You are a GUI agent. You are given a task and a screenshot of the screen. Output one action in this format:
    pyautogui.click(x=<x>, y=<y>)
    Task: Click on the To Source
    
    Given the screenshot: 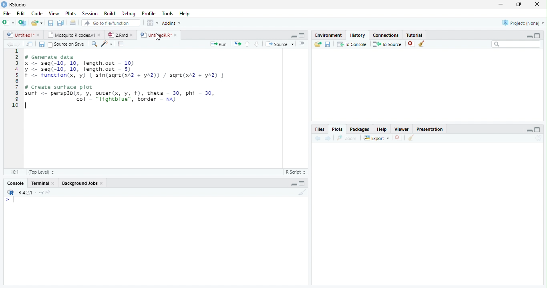 What is the action you would take?
    pyautogui.click(x=387, y=44)
    